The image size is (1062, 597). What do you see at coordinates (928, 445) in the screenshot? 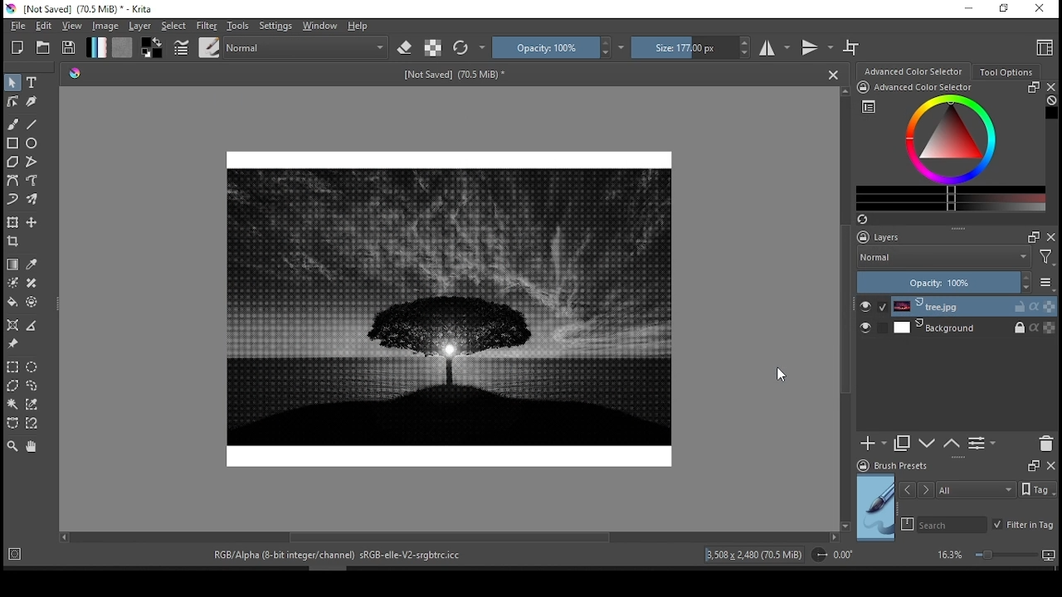
I see `move layer or down` at bounding box center [928, 445].